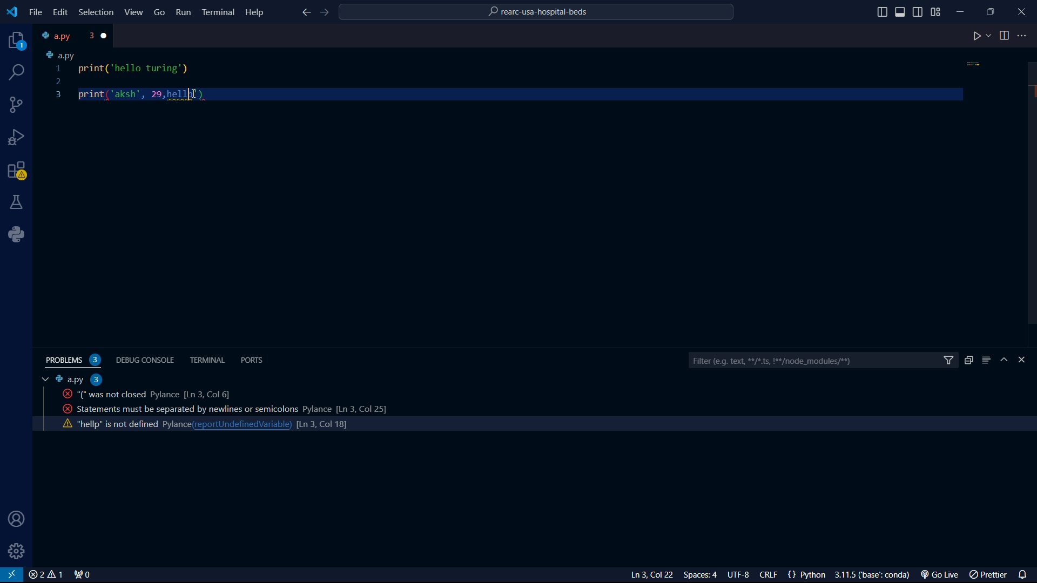  I want to click on ports, so click(254, 360).